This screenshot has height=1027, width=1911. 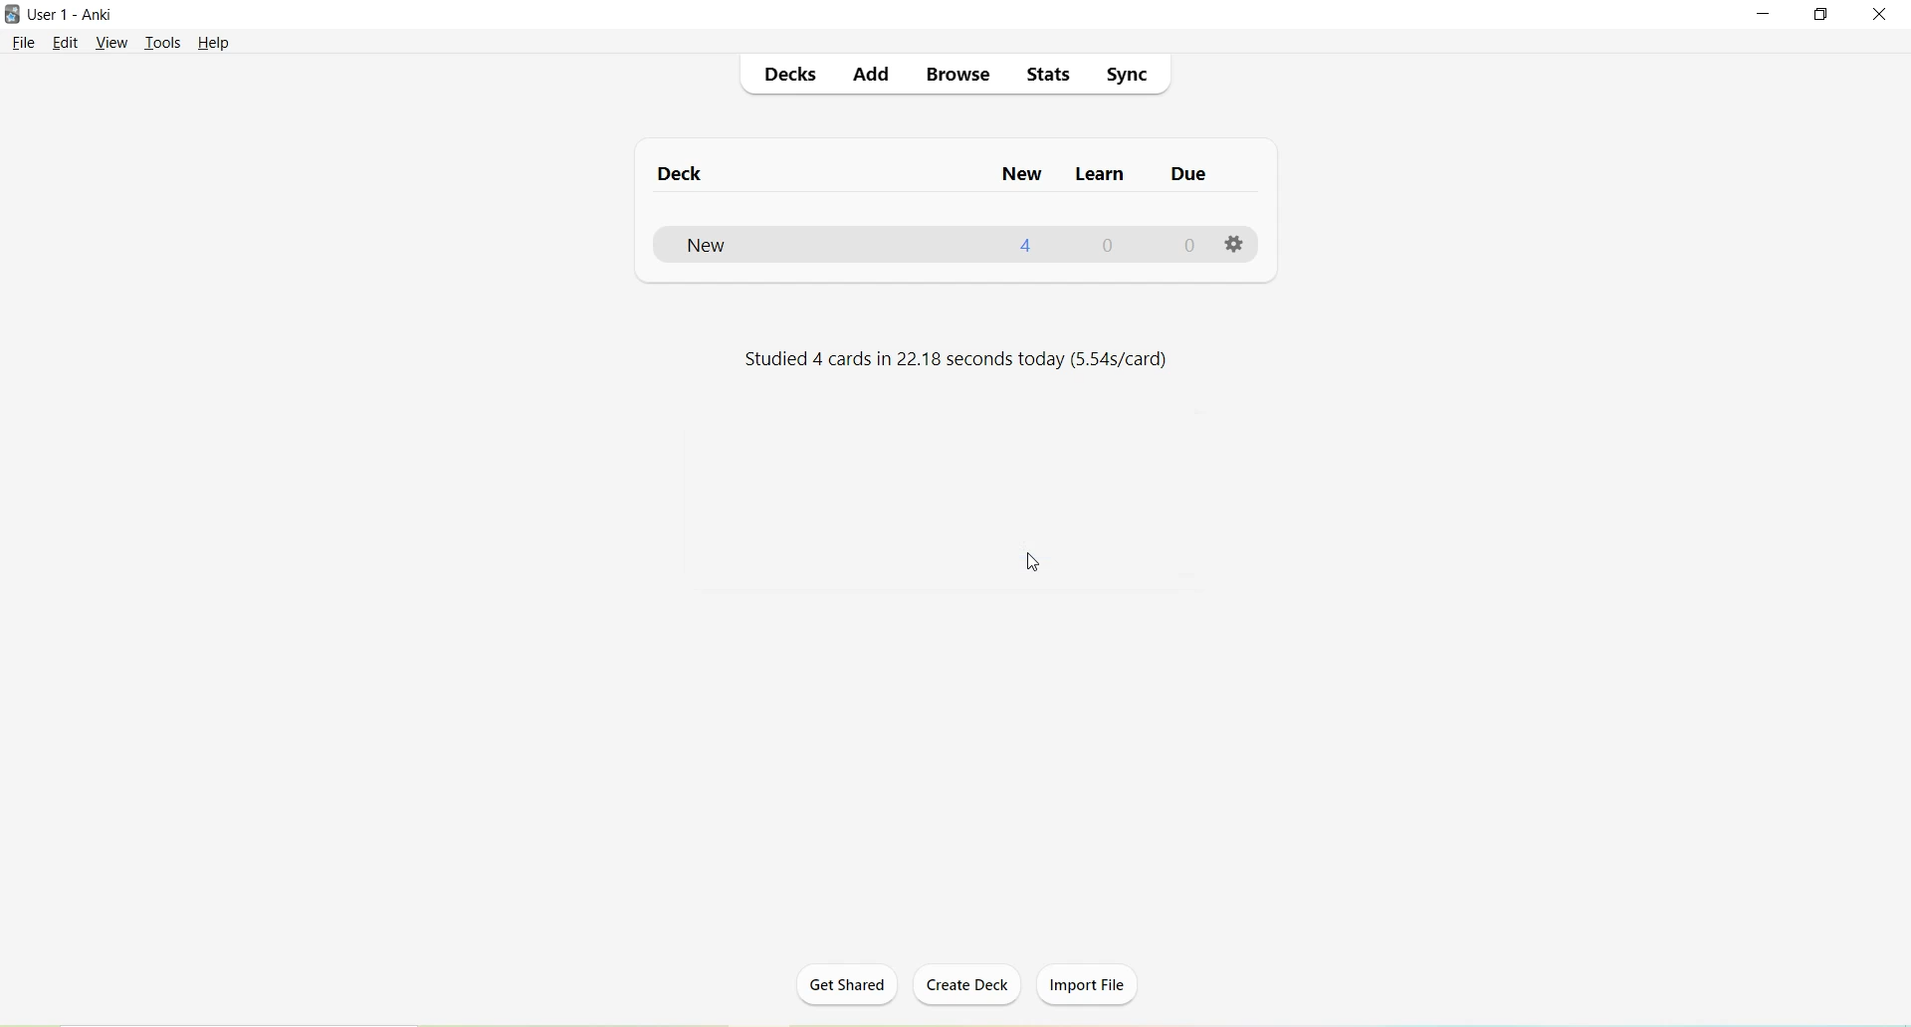 What do you see at coordinates (213, 43) in the screenshot?
I see `Help` at bounding box center [213, 43].